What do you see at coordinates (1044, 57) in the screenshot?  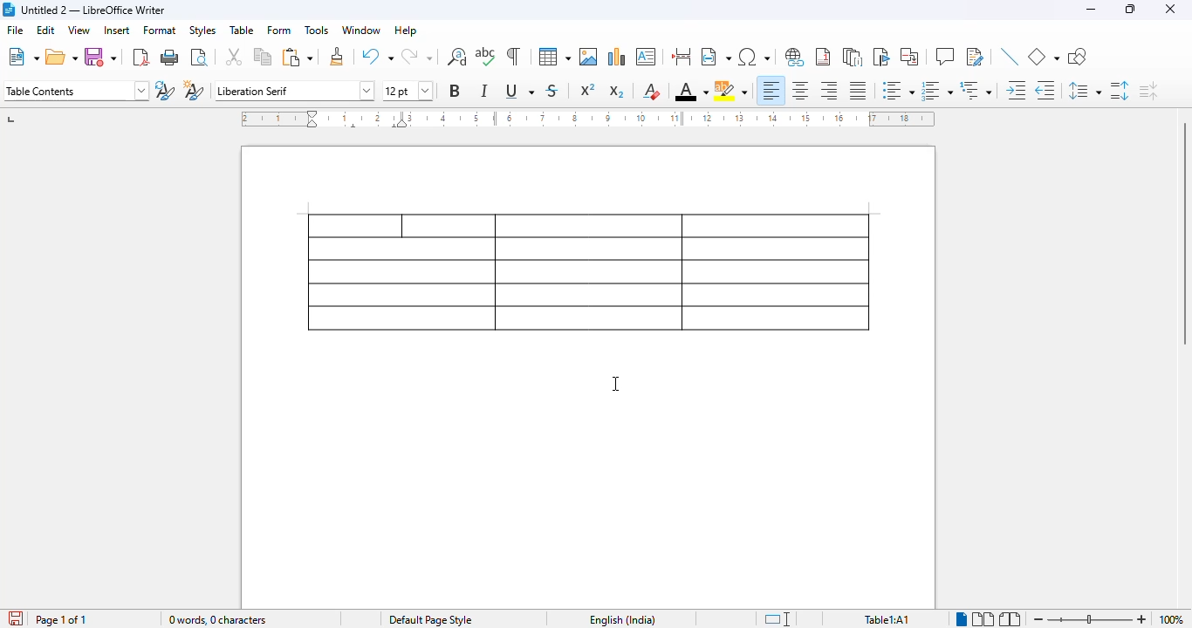 I see `basic shapes` at bounding box center [1044, 57].